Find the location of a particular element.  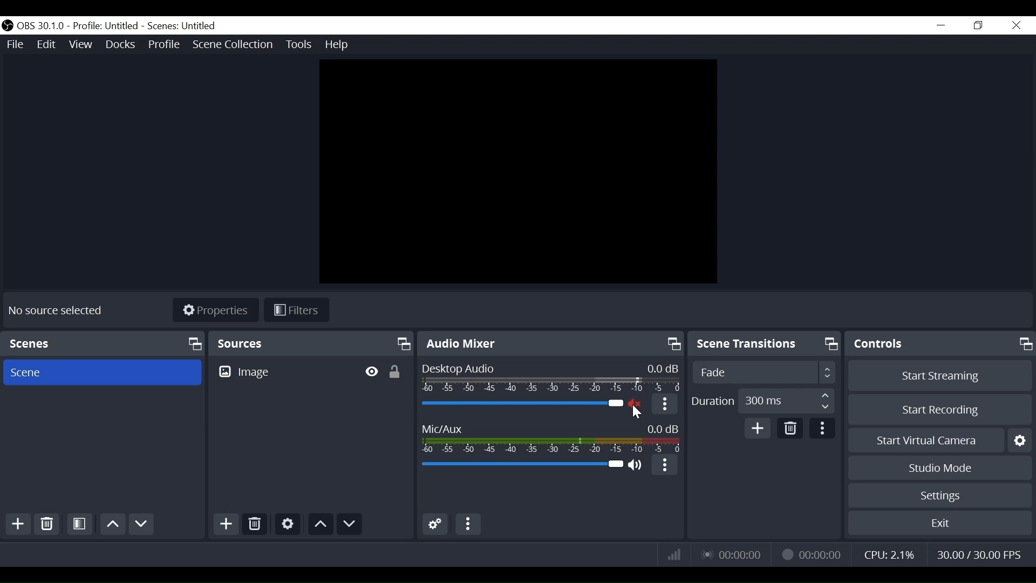

File is located at coordinates (17, 46).